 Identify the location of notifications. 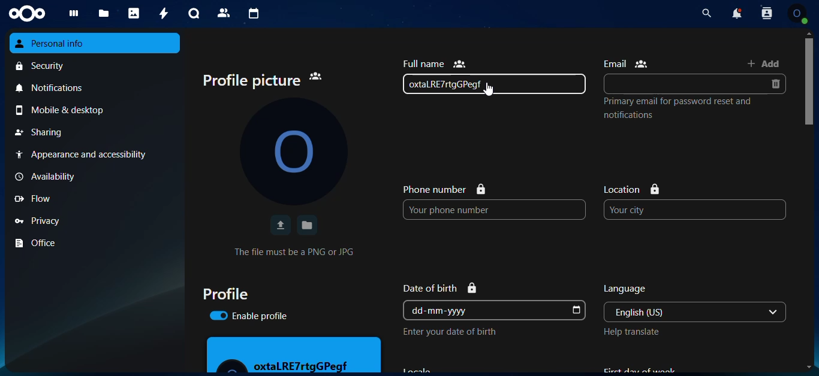
(96, 87).